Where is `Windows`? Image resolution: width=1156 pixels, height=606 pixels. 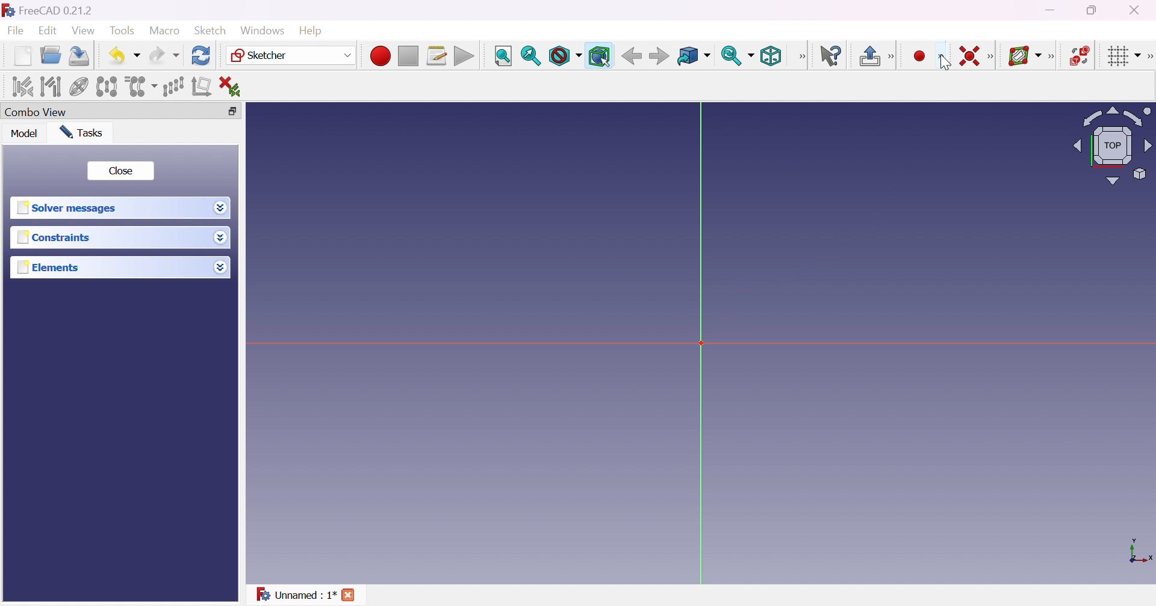
Windows is located at coordinates (263, 30).